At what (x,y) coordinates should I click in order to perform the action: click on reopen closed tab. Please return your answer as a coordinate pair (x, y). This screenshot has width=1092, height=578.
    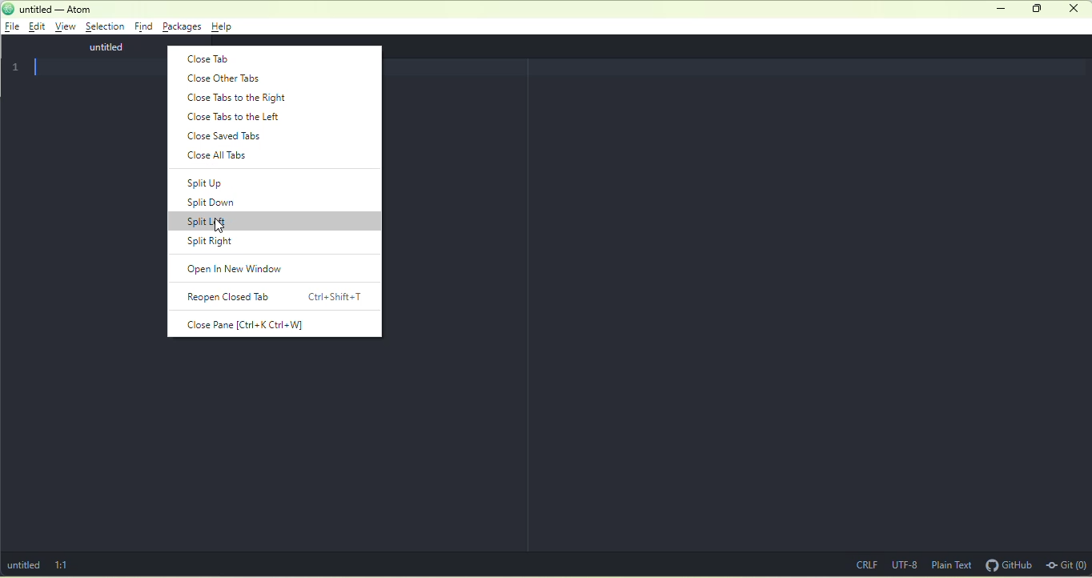
    Looking at the image, I should click on (276, 298).